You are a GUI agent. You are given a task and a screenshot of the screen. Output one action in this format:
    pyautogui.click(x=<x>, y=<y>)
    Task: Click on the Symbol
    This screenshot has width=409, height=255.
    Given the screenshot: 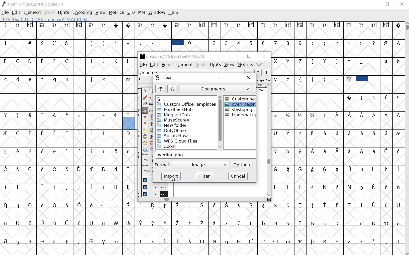 What is the action you would take?
    pyautogui.click(x=117, y=169)
    